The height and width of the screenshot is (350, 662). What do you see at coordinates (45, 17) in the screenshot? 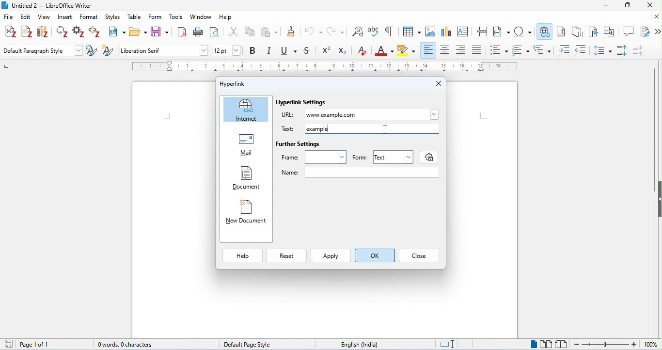
I see `view` at bounding box center [45, 17].